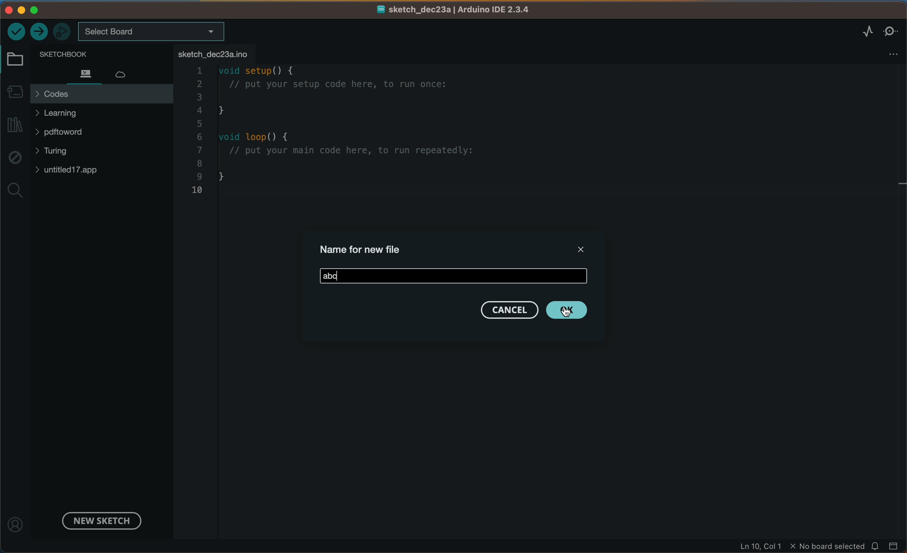 The height and width of the screenshot is (553, 907). What do you see at coordinates (15, 90) in the screenshot?
I see `board manager` at bounding box center [15, 90].